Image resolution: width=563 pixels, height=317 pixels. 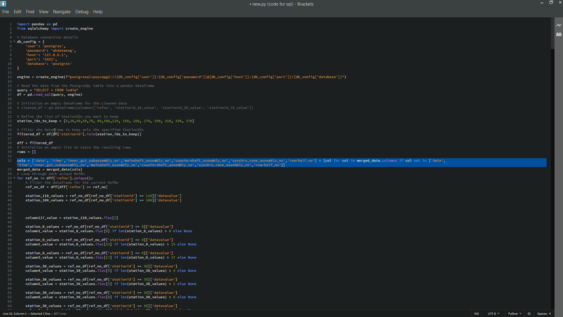 What do you see at coordinates (30, 12) in the screenshot?
I see `find menu` at bounding box center [30, 12].